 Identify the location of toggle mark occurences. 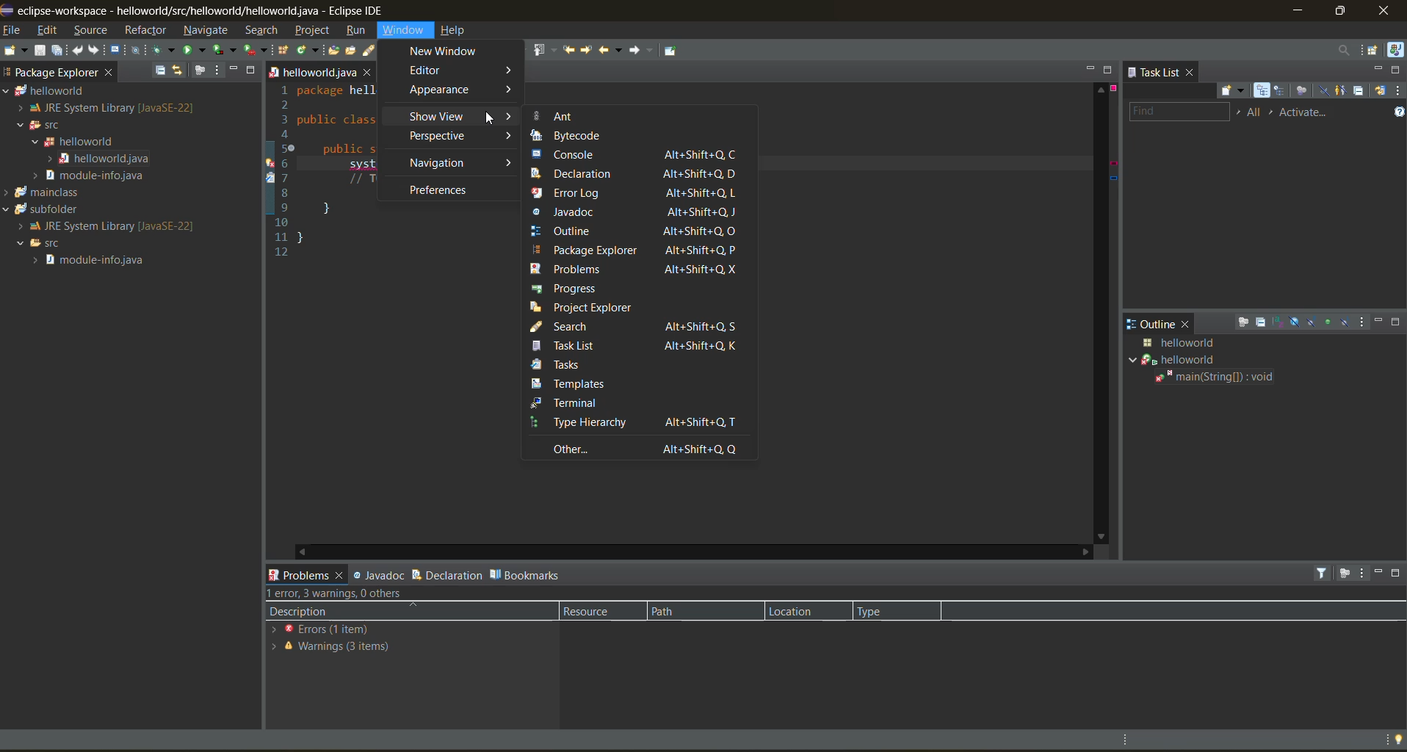
(422, 52).